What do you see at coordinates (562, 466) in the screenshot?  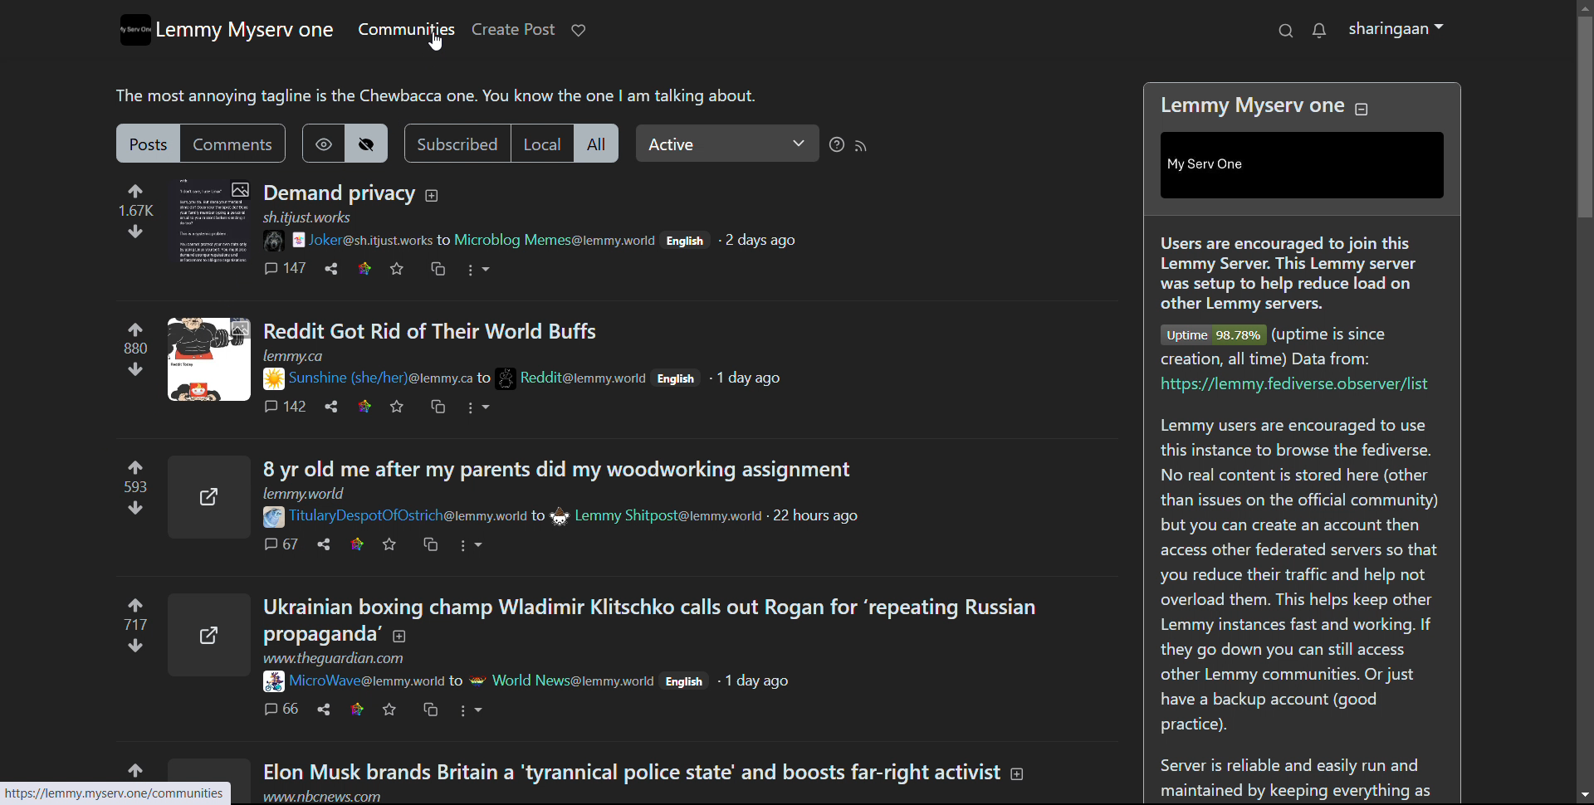 I see `Post title - 8 yr old me after my parents did my woodworking assignment` at bounding box center [562, 466].